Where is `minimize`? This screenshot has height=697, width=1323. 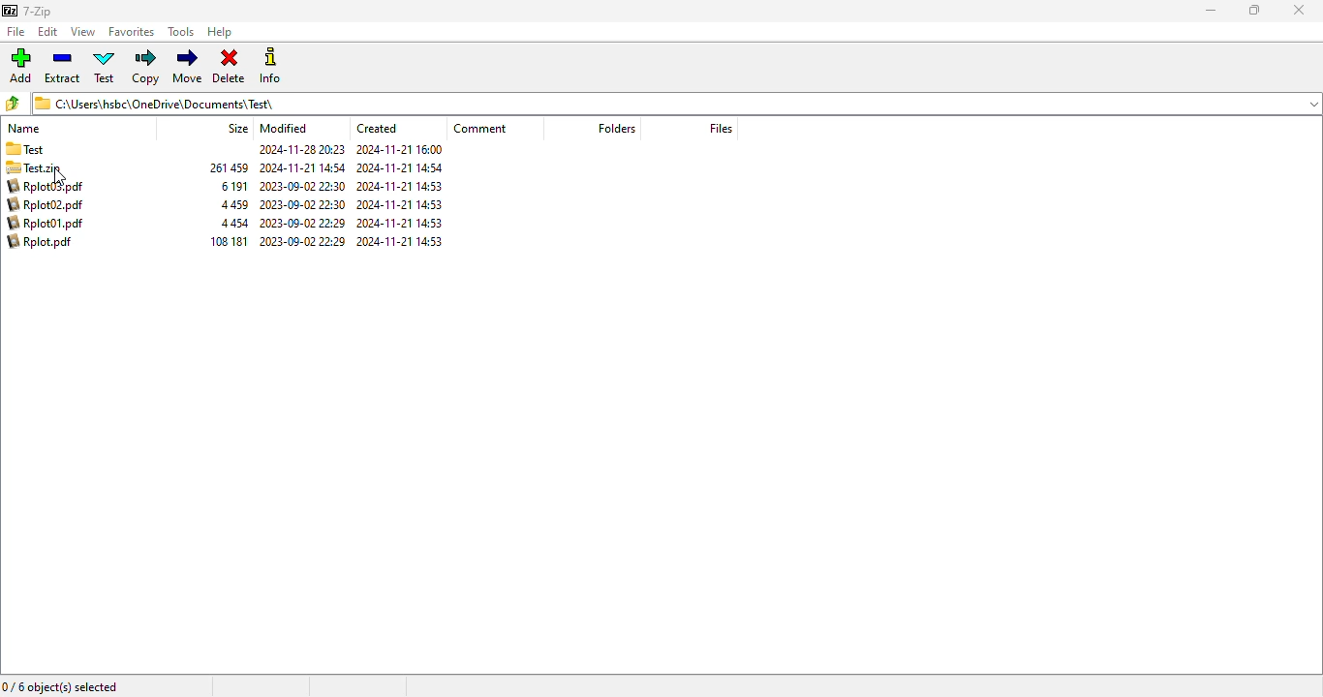
minimize is located at coordinates (1212, 11).